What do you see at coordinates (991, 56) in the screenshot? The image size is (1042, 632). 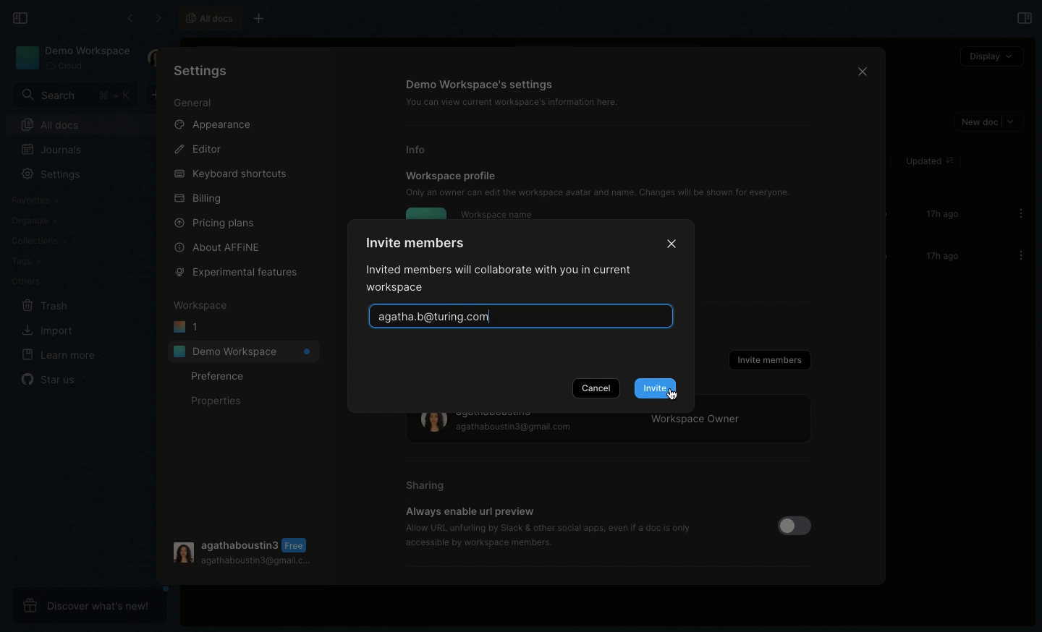 I see `Display` at bounding box center [991, 56].